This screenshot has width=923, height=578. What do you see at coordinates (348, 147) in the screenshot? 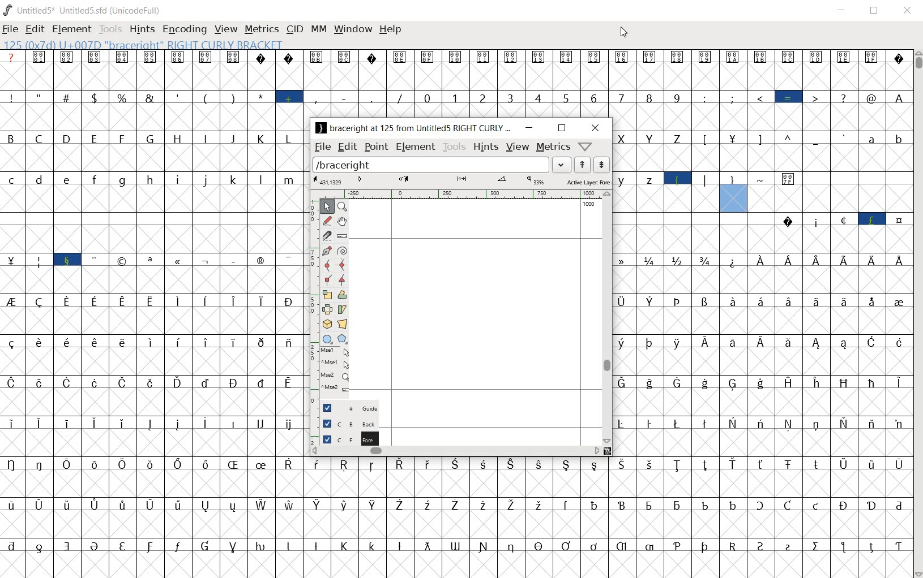
I see `edit` at bounding box center [348, 147].